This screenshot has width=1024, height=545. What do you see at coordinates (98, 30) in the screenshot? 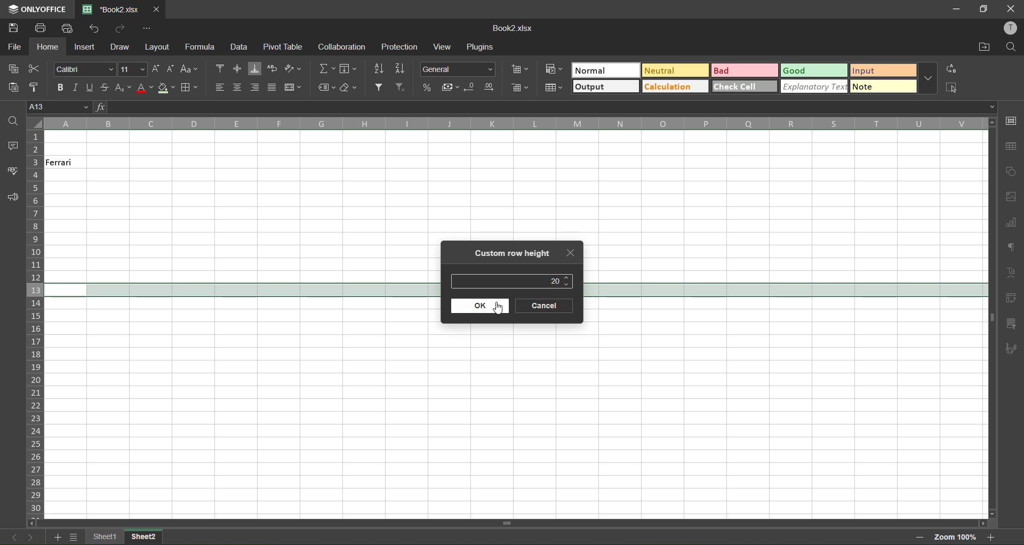
I see `undo` at bounding box center [98, 30].